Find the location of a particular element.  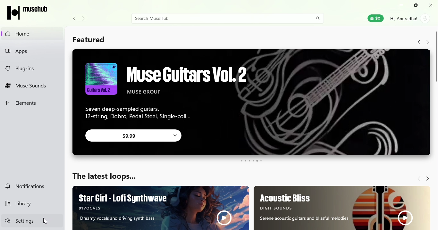

Muse sounds is located at coordinates (33, 85).